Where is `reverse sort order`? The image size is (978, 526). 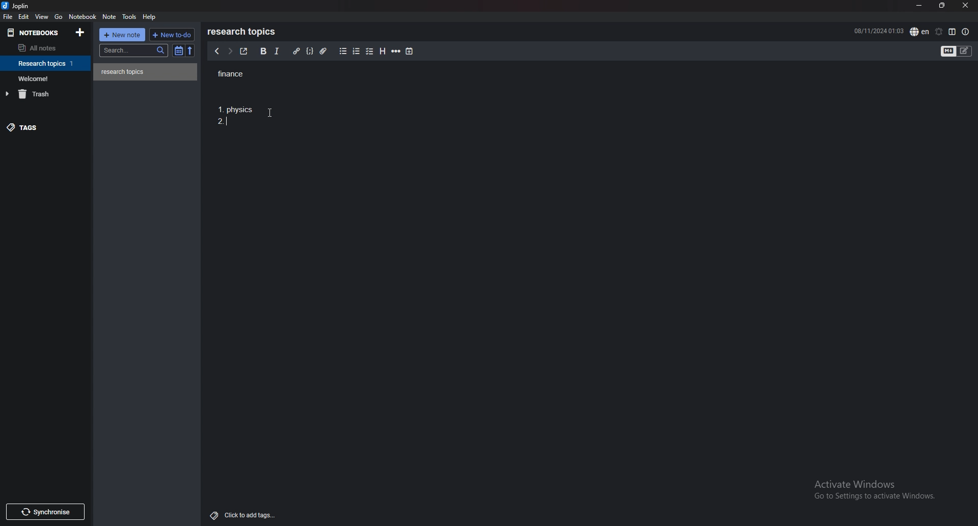 reverse sort order is located at coordinates (189, 50).